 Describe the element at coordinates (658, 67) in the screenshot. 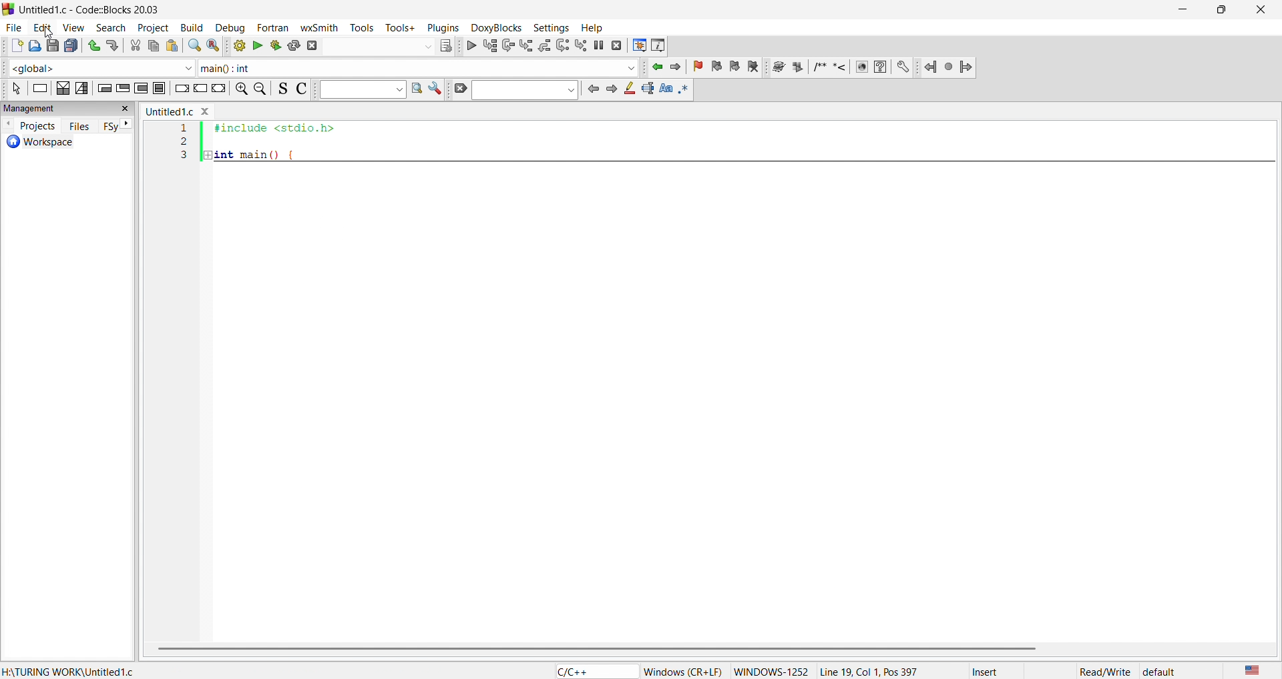

I see `jump backward` at that location.